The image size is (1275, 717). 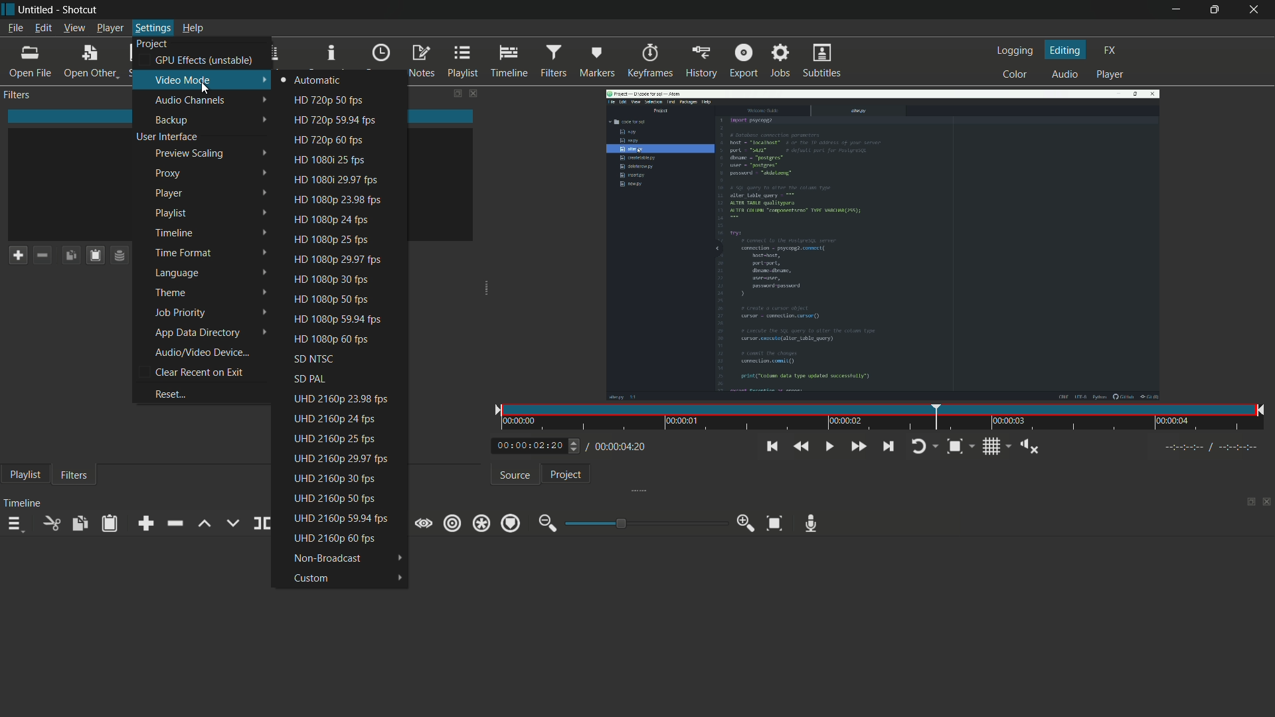 What do you see at coordinates (212, 292) in the screenshot?
I see `theme` at bounding box center [212, 292].